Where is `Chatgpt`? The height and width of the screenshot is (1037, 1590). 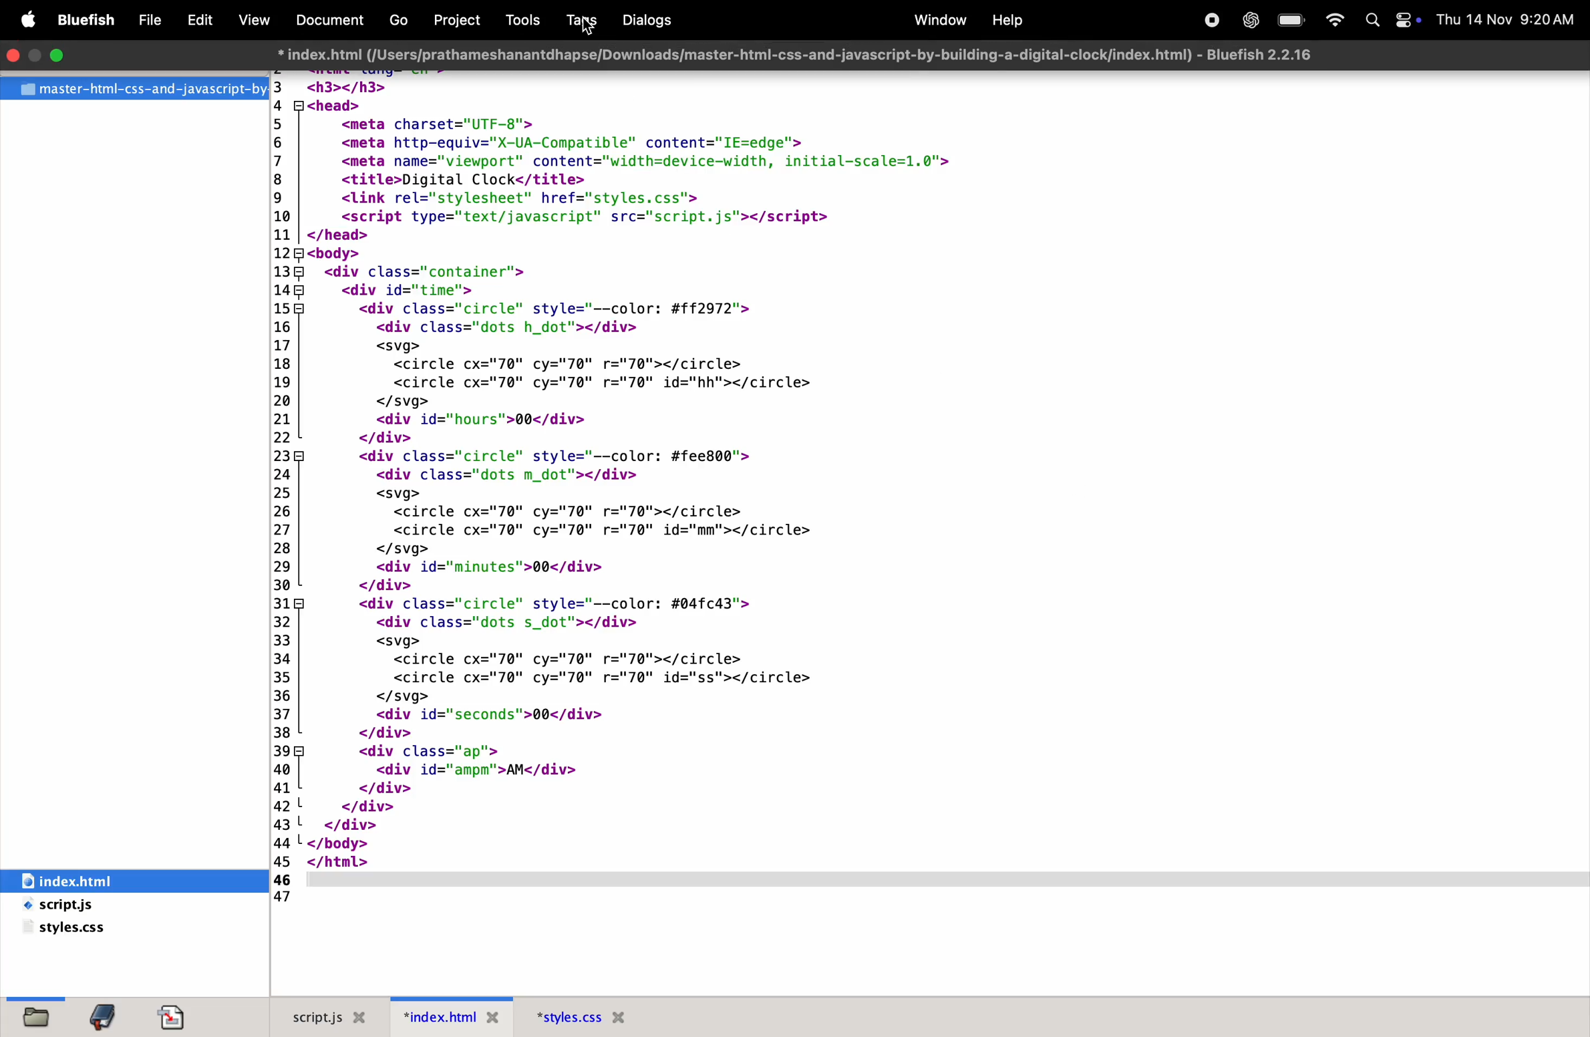
Chatgpt is located at coordinates (1247, 21).